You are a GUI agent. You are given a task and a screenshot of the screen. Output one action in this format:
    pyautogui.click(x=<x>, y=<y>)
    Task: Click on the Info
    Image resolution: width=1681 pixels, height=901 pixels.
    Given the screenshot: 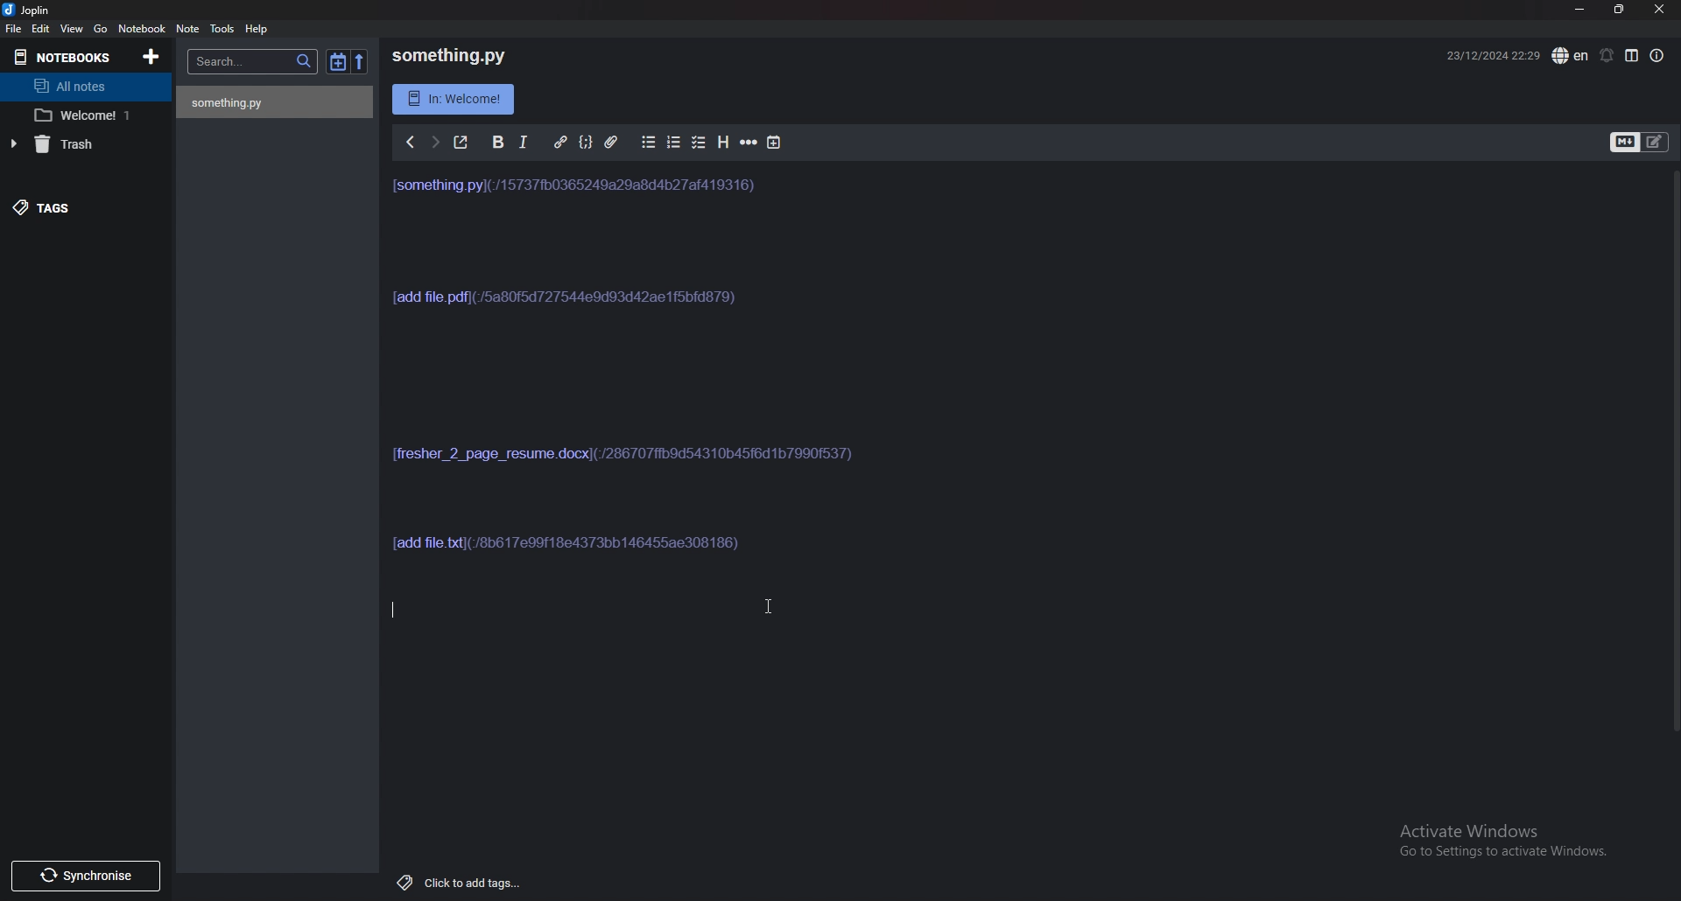 What is the action you would take?
    pyautogui.click(x=452, y=100)
    